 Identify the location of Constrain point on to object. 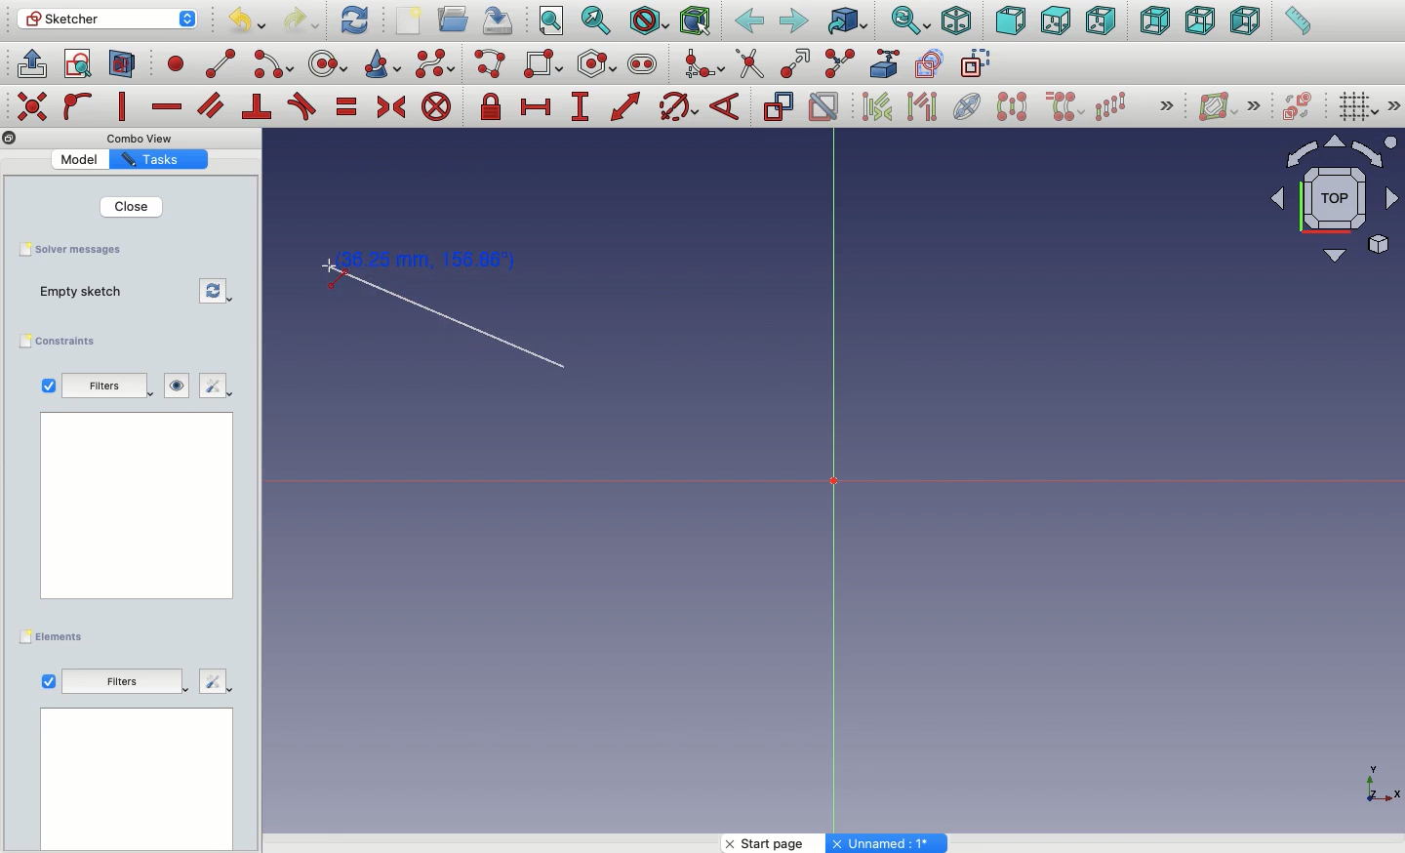
(78, 108).